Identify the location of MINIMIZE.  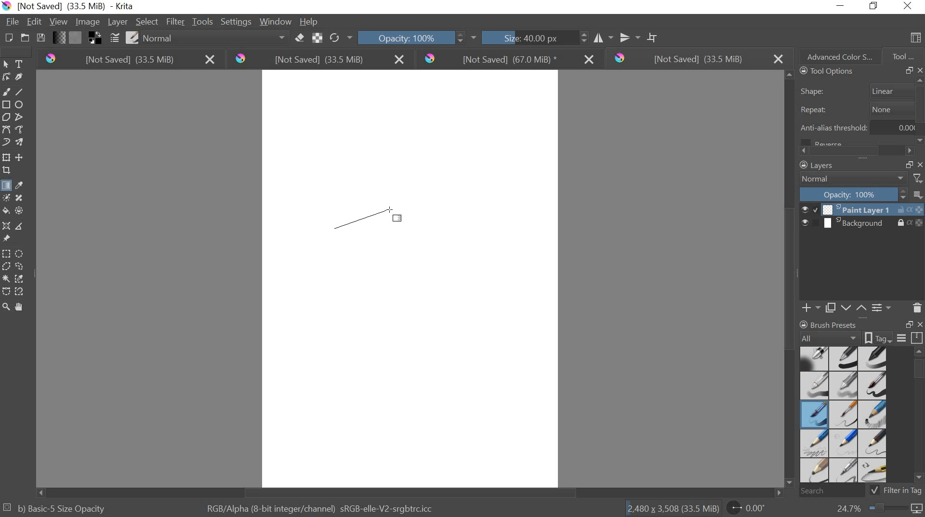
(841, 4).